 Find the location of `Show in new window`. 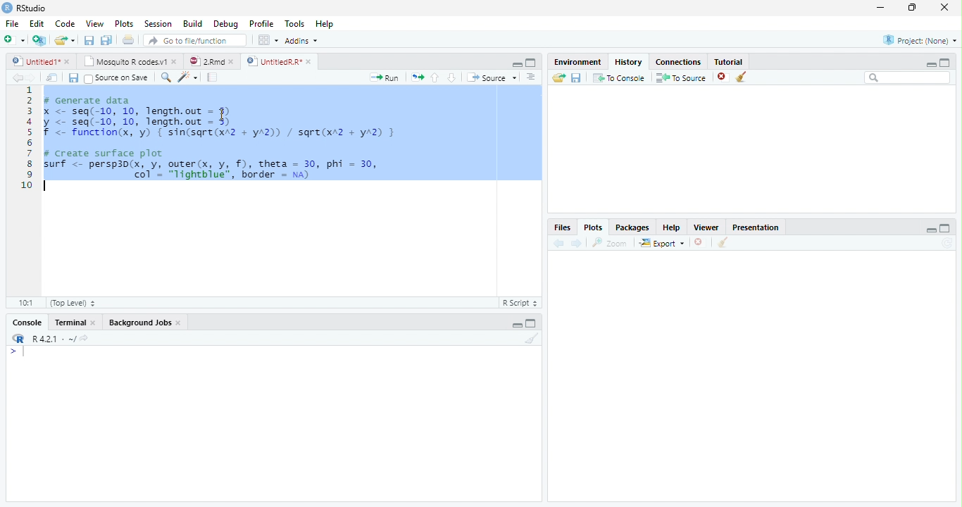

Show in new window is located at coordinates (51, 77).